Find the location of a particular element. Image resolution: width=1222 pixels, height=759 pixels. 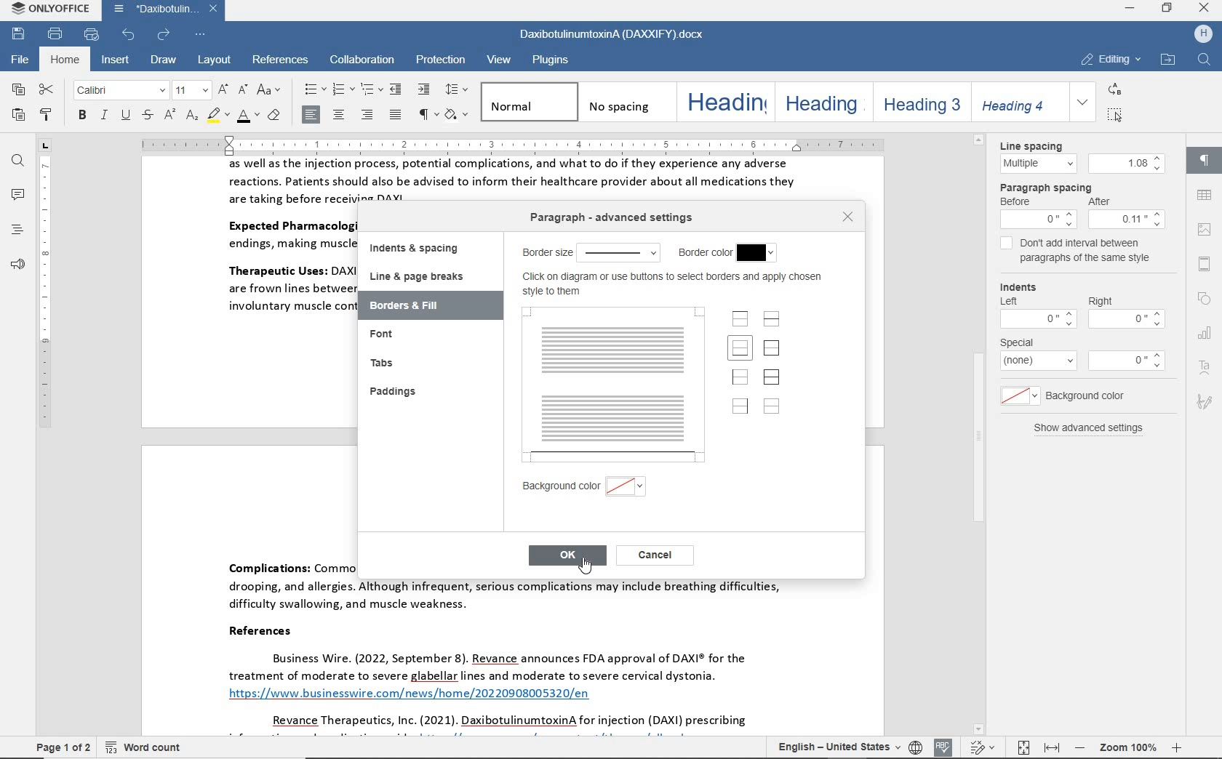

set top borders only is located at coordinates (741, 318).